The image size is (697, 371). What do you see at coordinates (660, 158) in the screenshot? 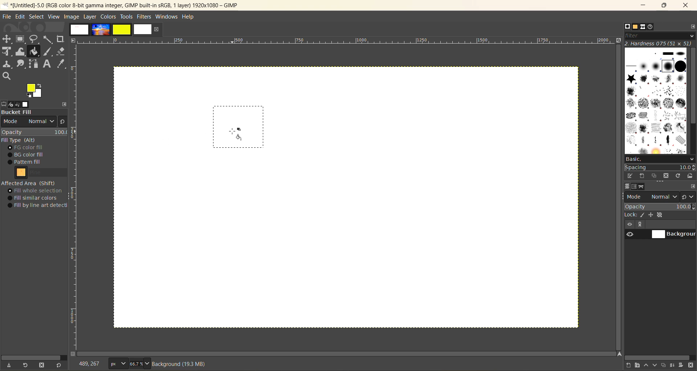
I see `basic` at bounding box center [660, 158].